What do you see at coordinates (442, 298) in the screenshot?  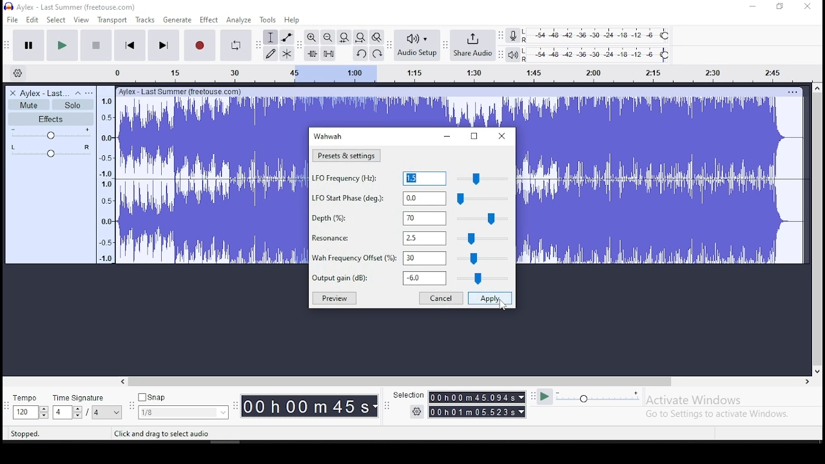 I see `cancel` at bounding box center [442, 298].